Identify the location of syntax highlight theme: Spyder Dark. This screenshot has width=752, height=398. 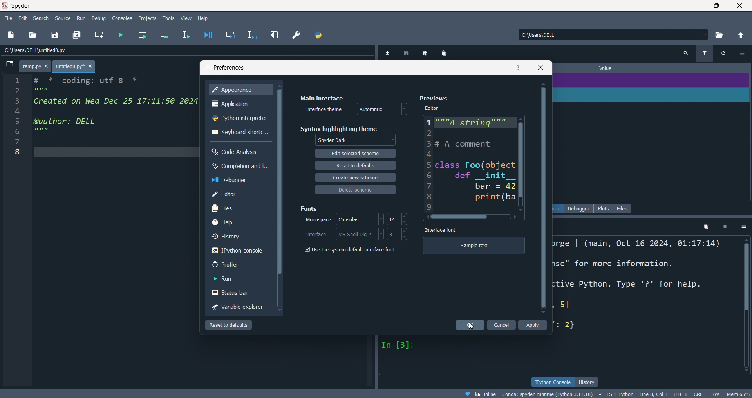
(349, 136).